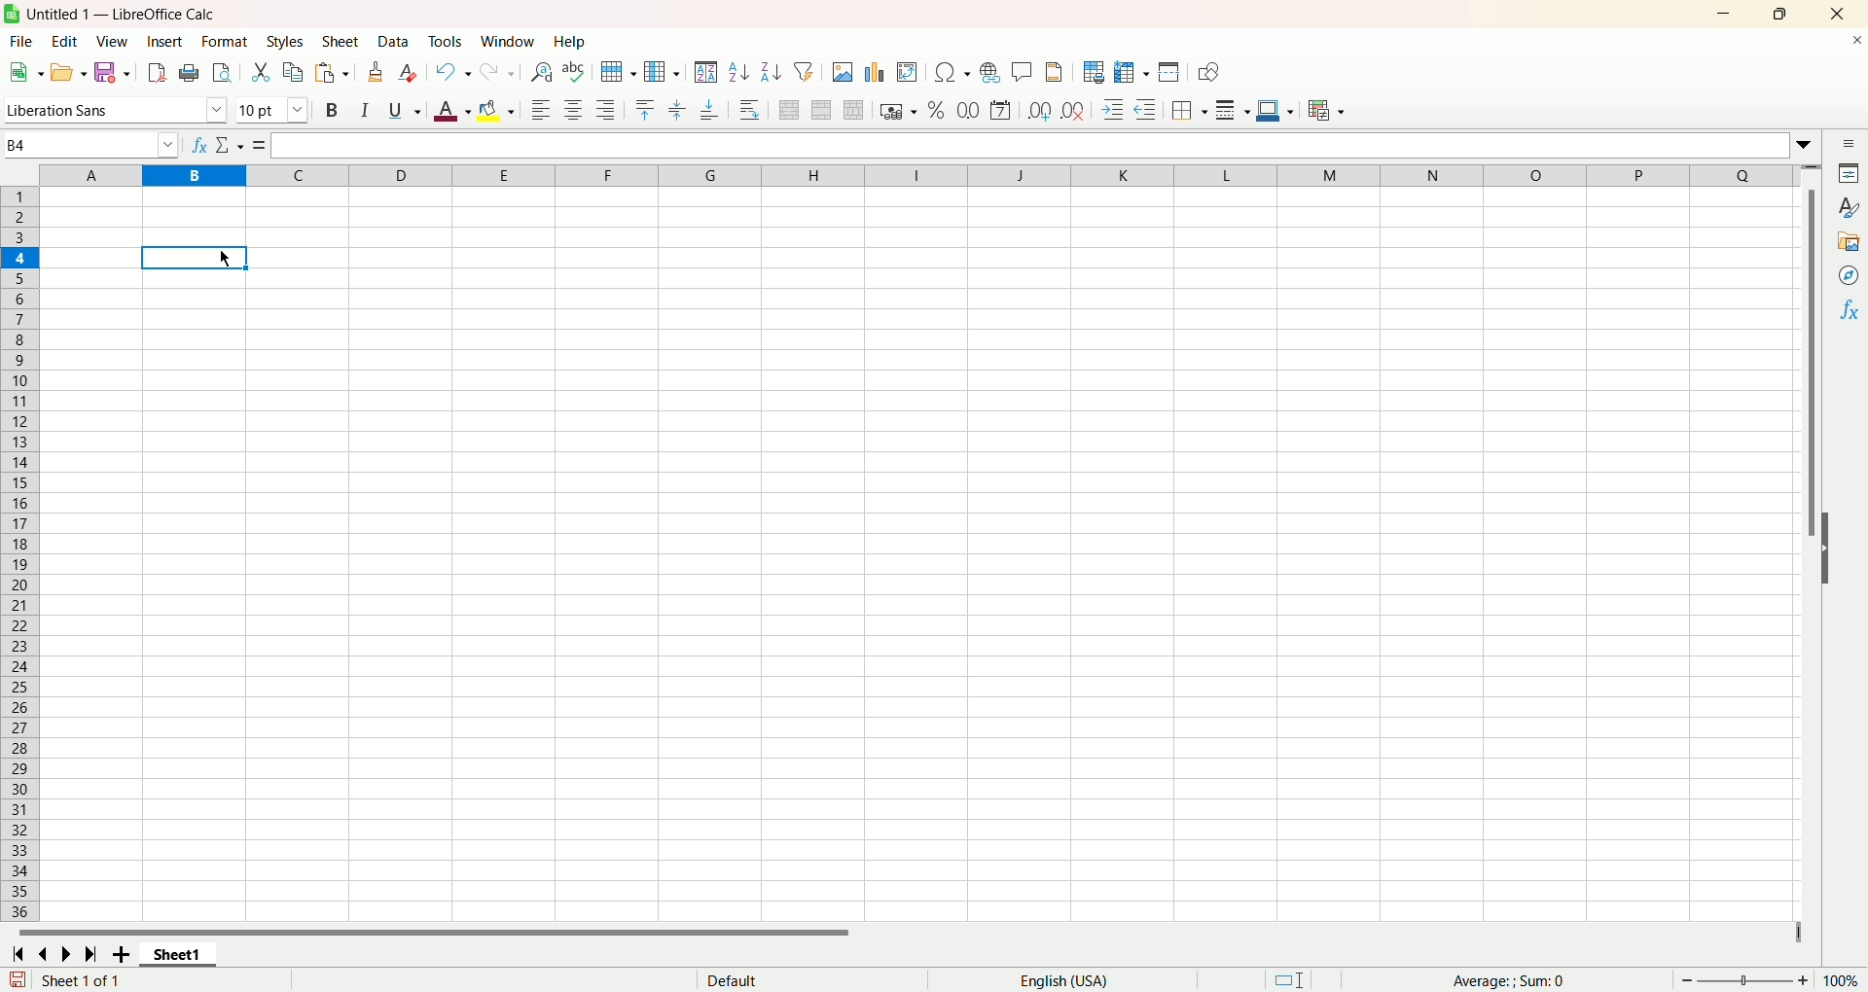 The image size is (1868, 992). What do you see at coordinates (1845, 979) in the screenshot?
I see `zoom percent` at bounding box center [1845, 979].